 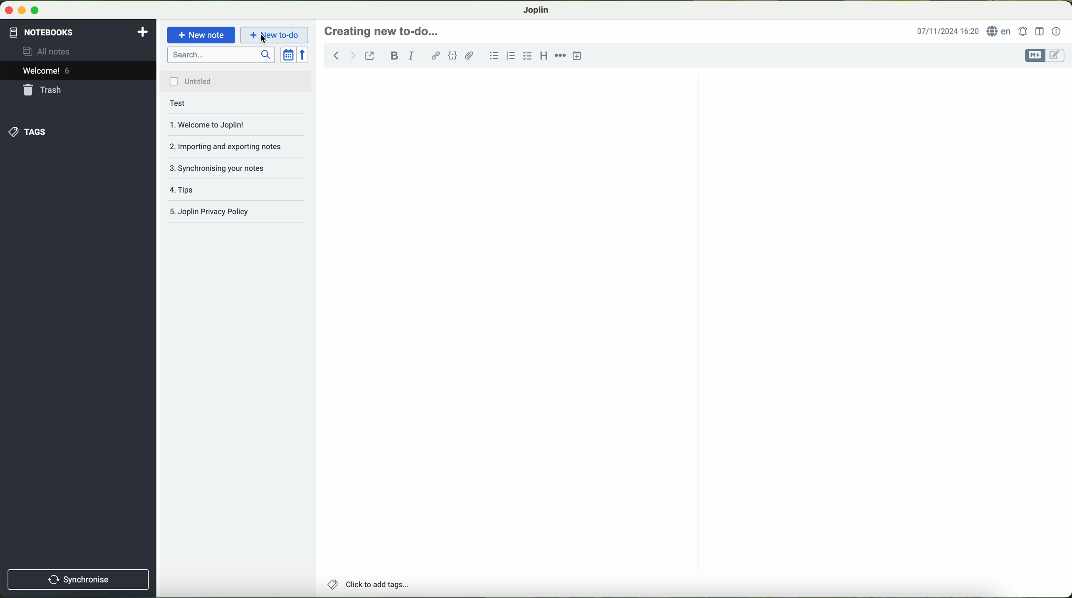 What do you see at coordinates (198, 187) in the screenshot?
I see `tips` at bounding box center [198, 187].